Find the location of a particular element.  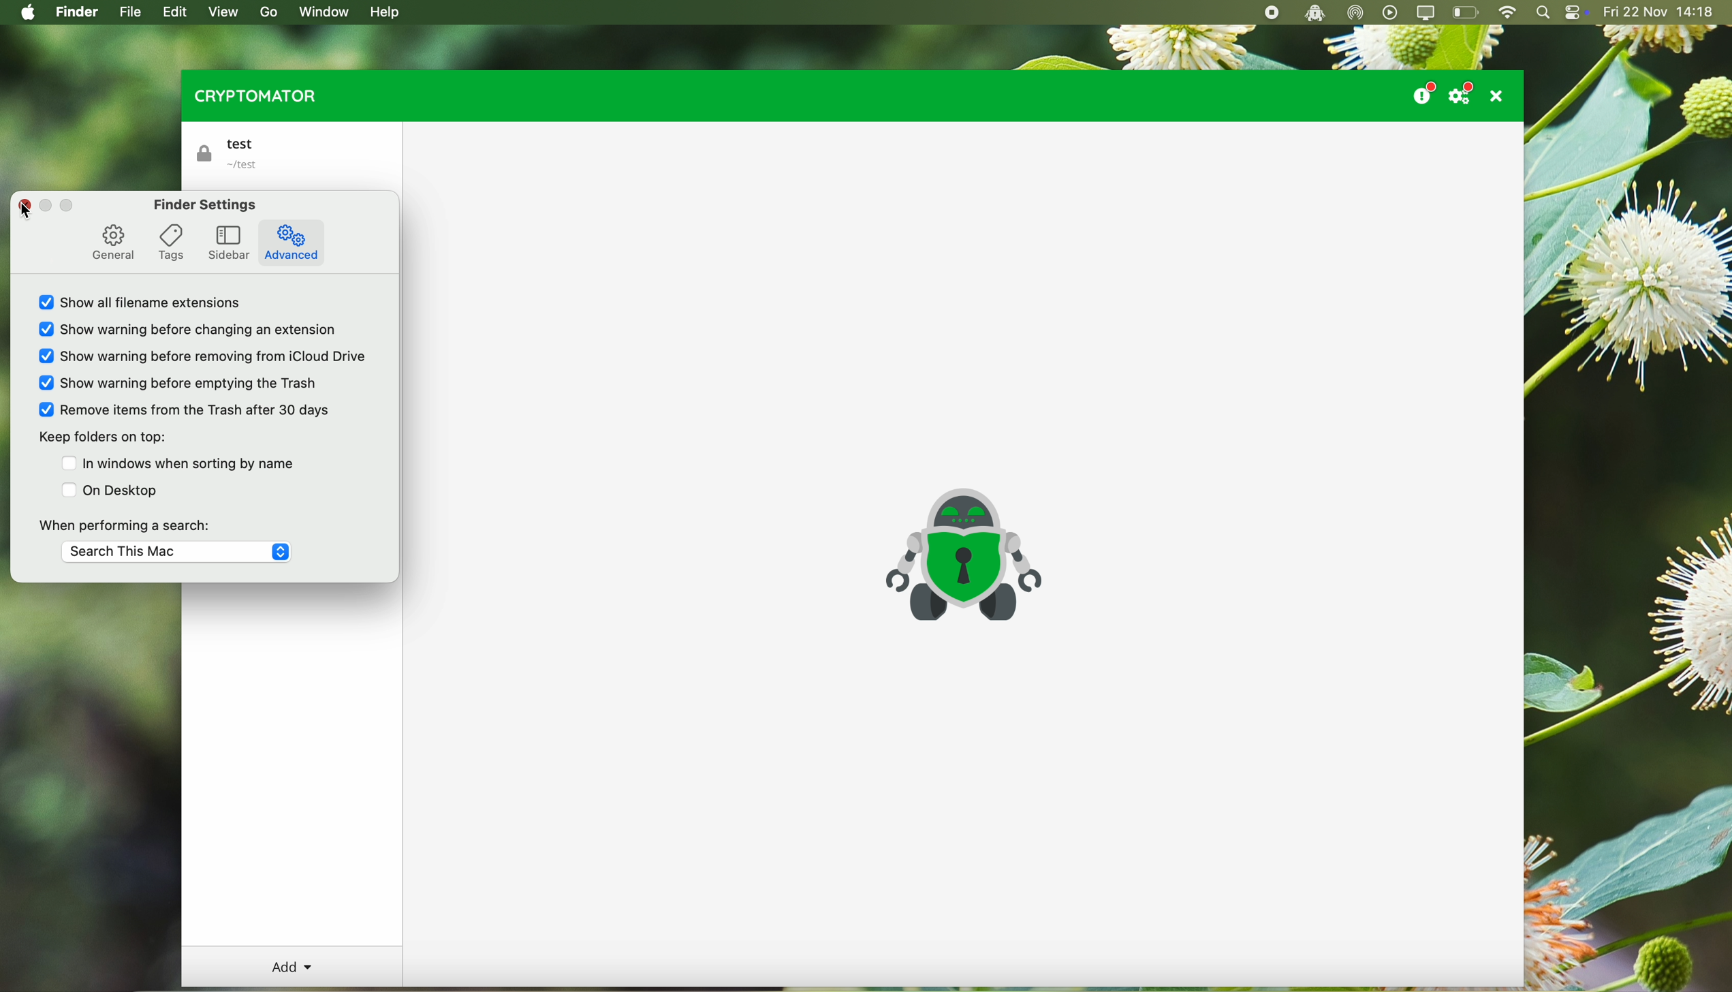

edit is located at coordinates (178, 13).